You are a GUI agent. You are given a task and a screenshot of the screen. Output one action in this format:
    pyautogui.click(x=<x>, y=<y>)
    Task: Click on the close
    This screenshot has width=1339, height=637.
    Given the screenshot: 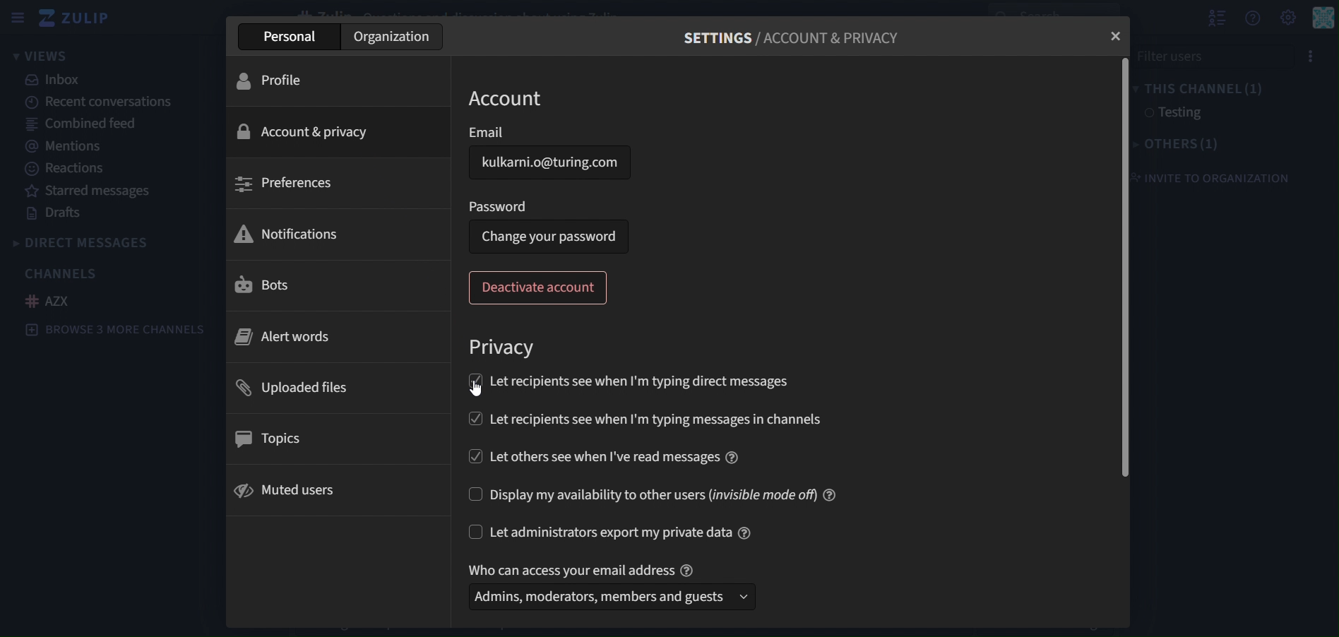 What is the action you would take?
    pyautogui.click(x=1105, y=36)
    